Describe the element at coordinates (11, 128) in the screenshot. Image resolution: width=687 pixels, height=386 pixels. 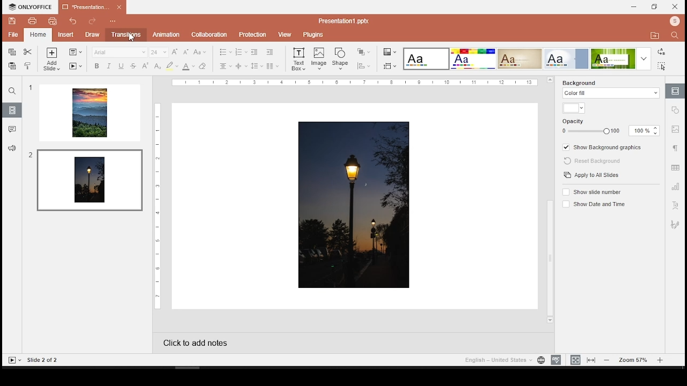
I see `comments` at that location.